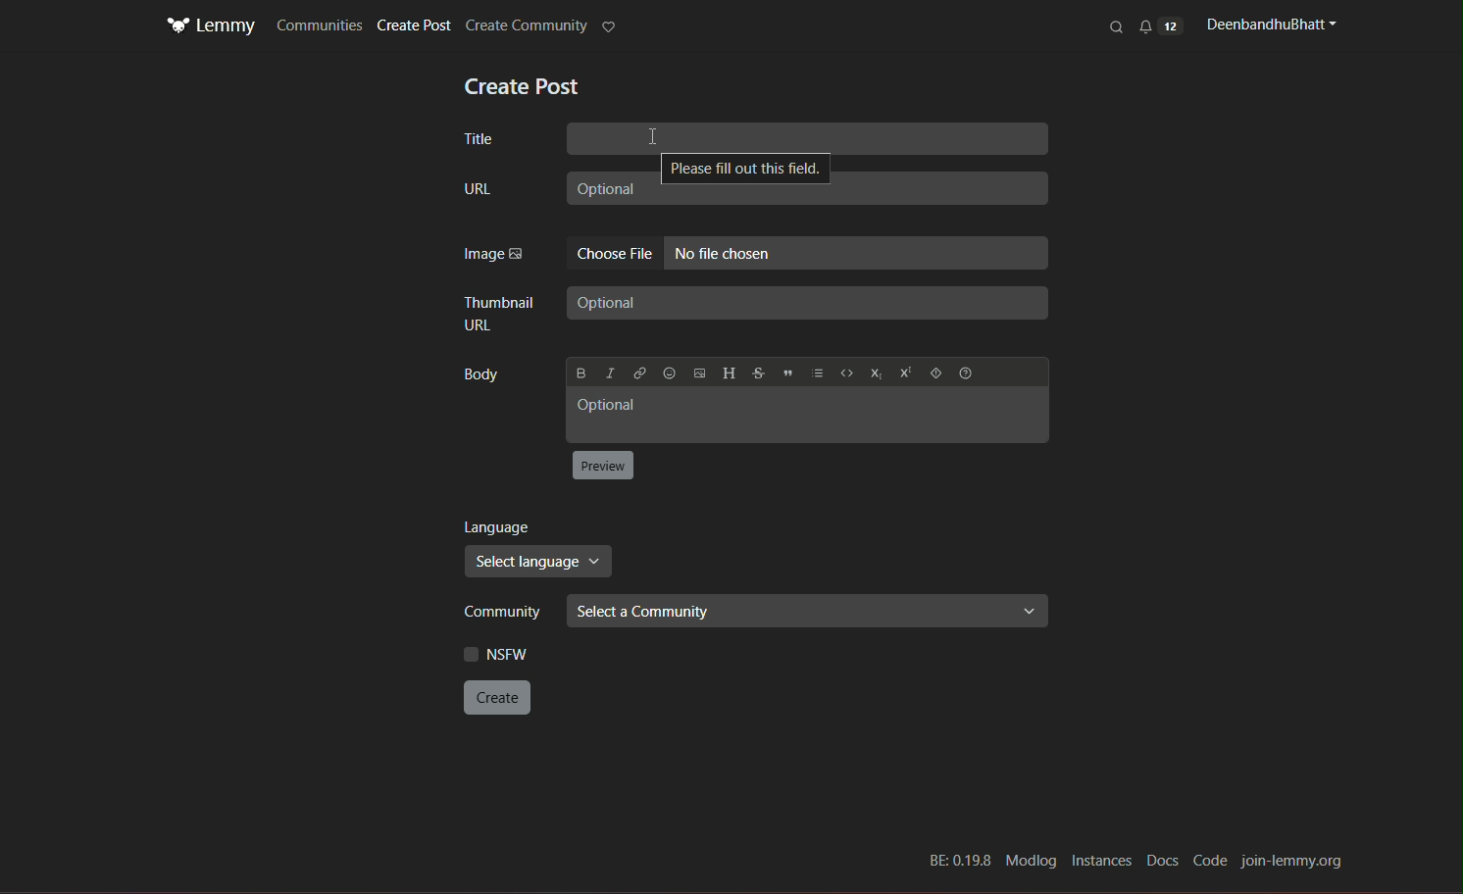 The image size is (1463, 894). Describe the element at coordinates (727, 372) in the screenshot. I see `Header` at that location.